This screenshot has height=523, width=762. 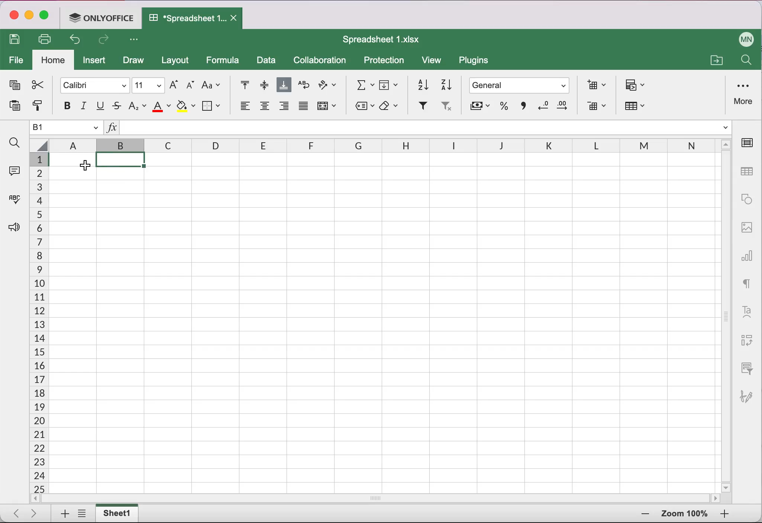 I want to click on filter, so click(x=422, y=107).